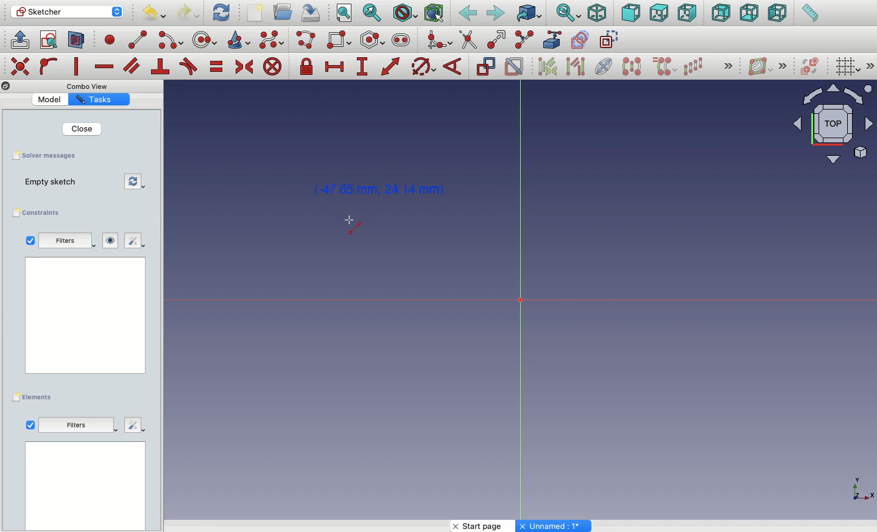  I want to click on , so click(134, 426).